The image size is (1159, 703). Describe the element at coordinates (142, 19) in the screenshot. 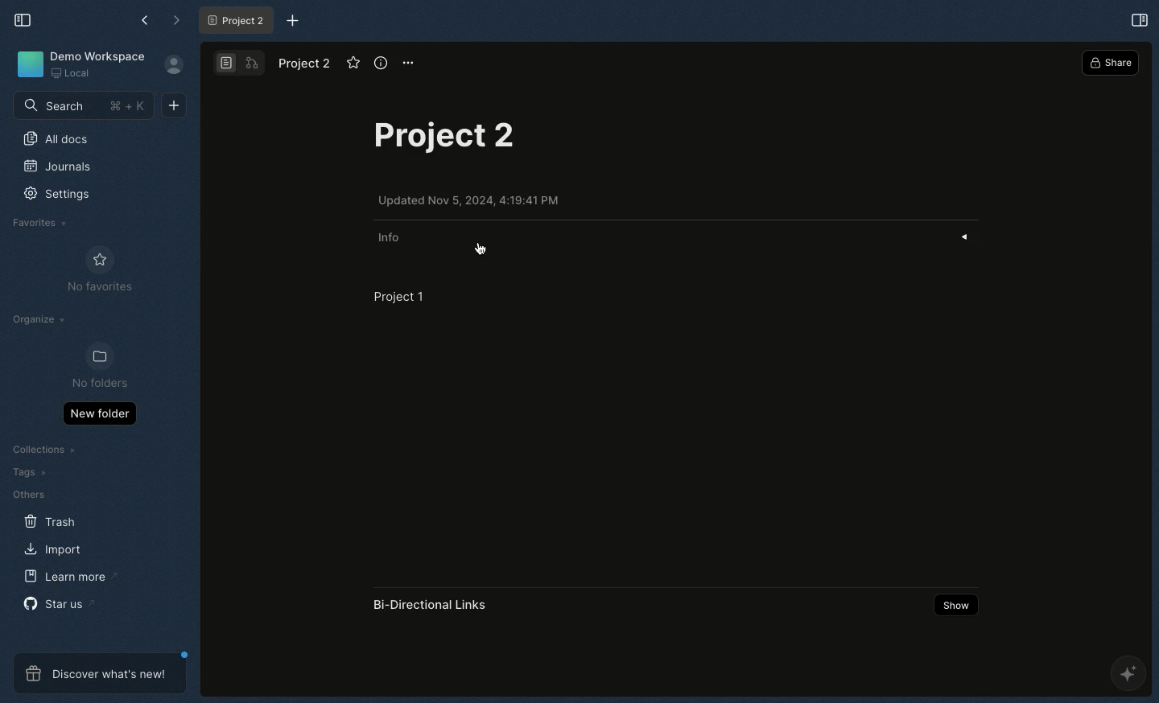

I see `Back` at that location.